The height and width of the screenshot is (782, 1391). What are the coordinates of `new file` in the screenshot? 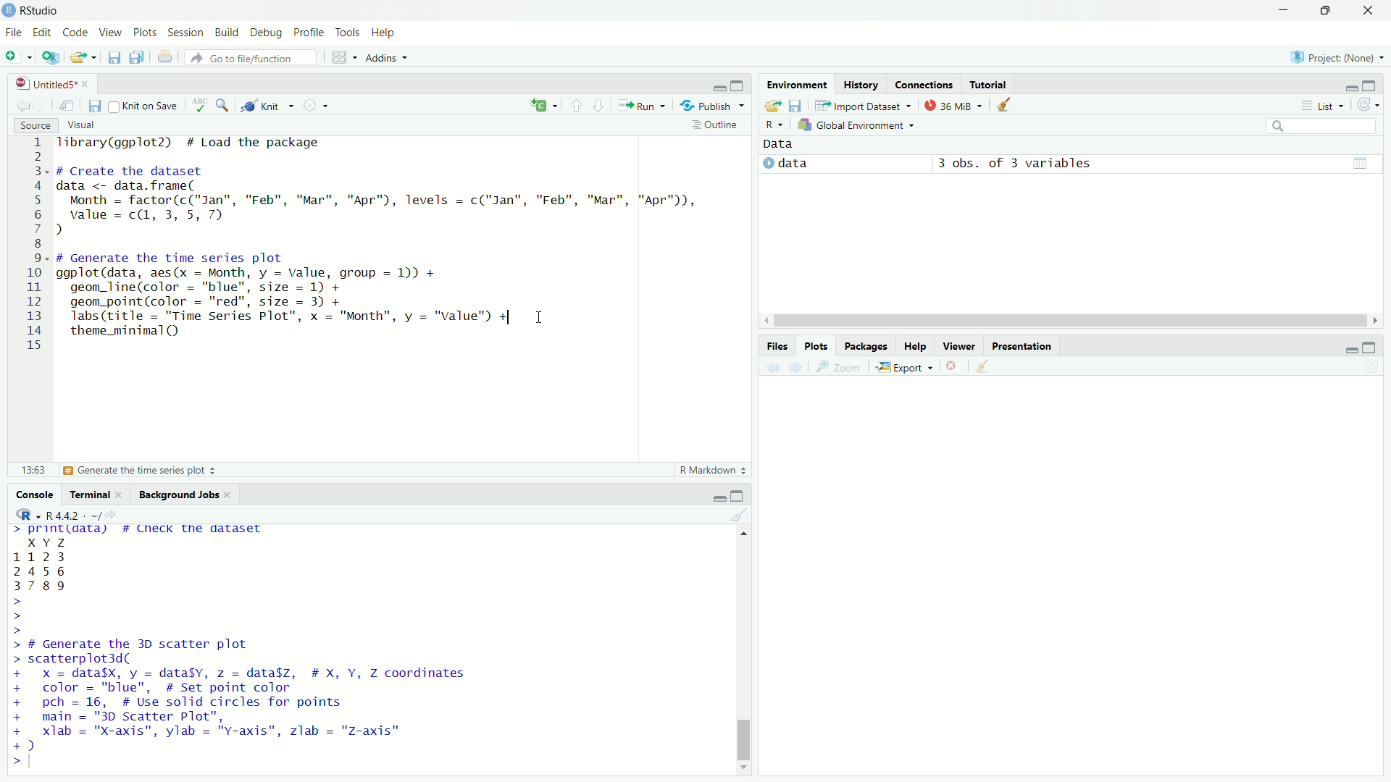 It's located at (18, 56).